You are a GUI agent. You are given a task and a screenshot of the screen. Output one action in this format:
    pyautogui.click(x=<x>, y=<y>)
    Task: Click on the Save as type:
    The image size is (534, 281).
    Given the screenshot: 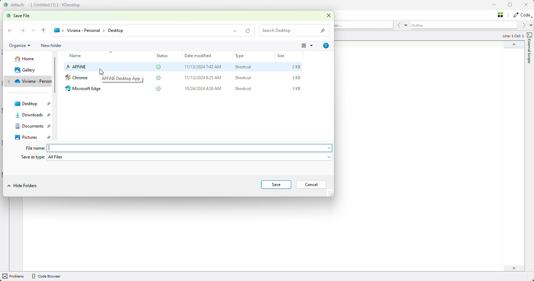 What is the action you would take?
    pyautogui.click(x=33, y=158)
    